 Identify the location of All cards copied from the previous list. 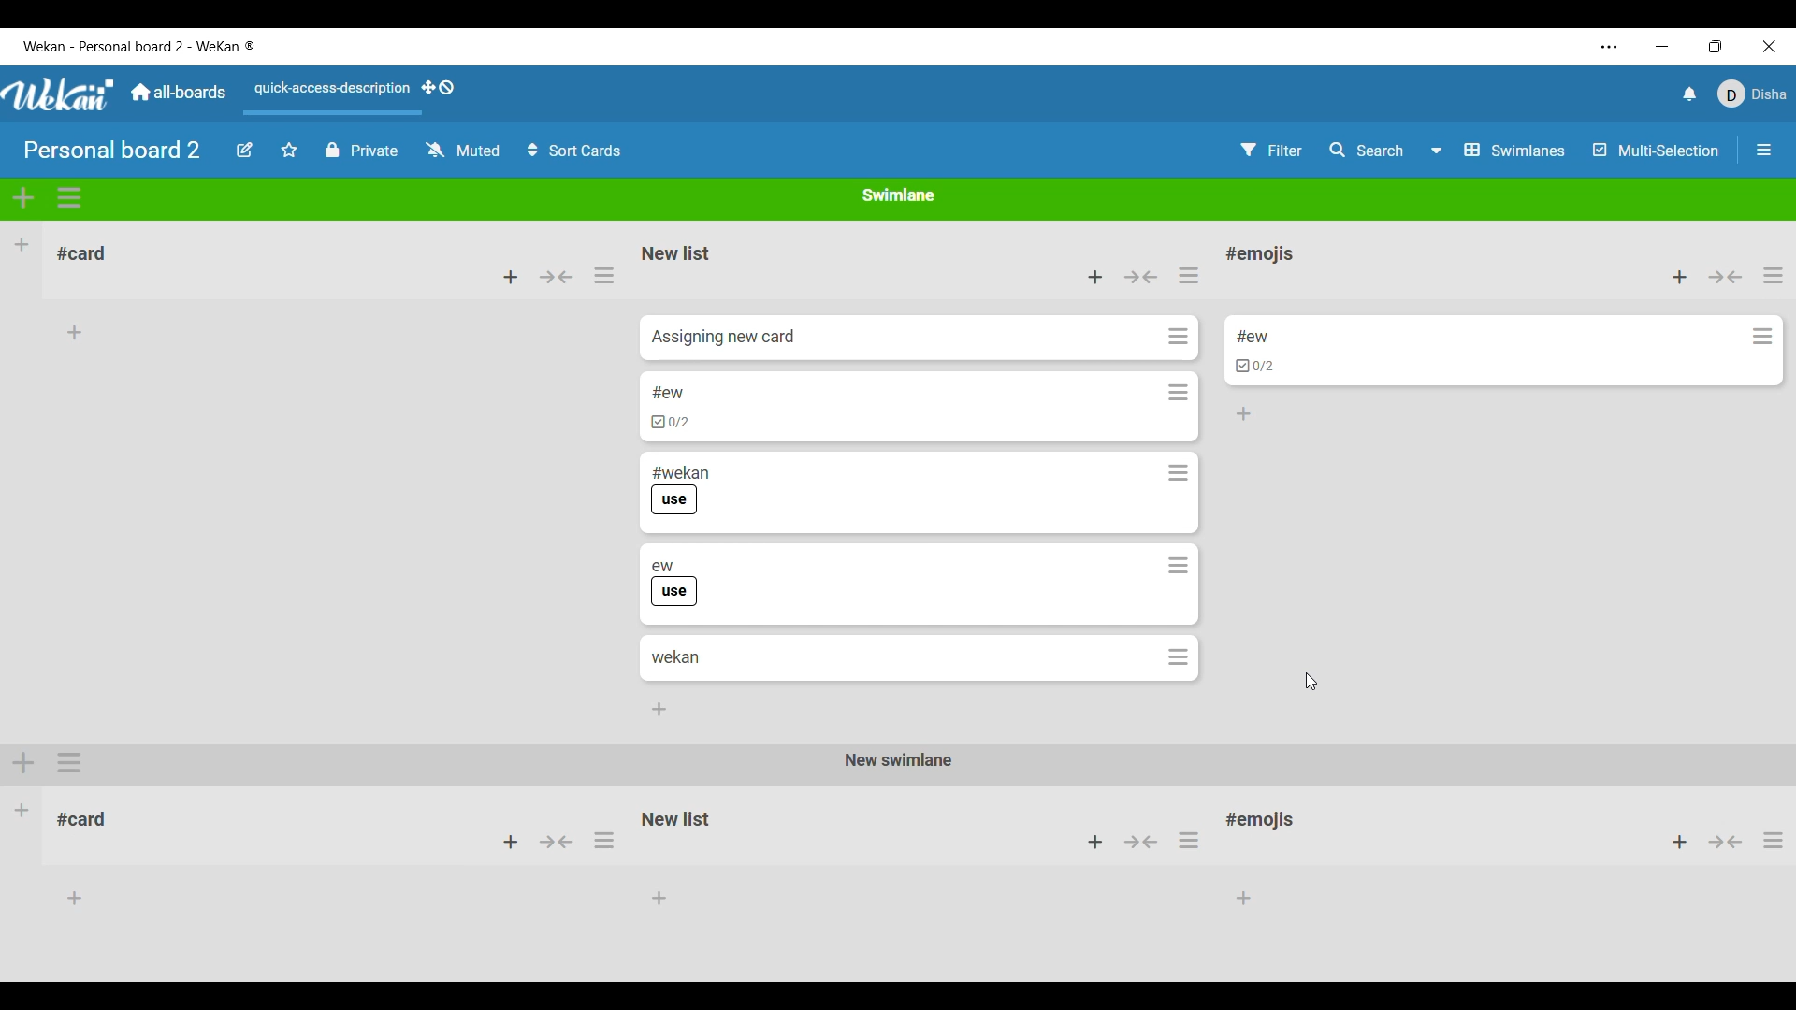
(920, 529).